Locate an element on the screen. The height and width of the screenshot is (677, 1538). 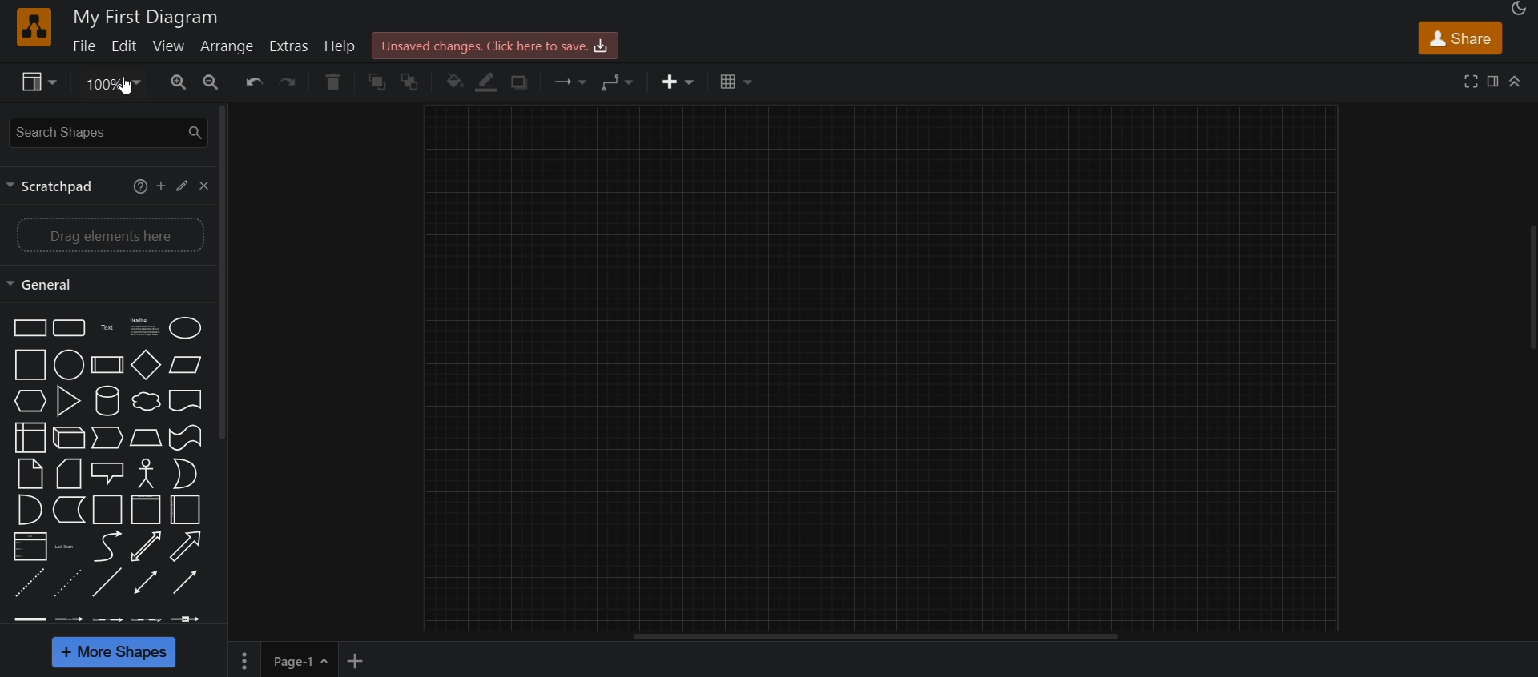
canvas is located at coordinates (887, 365).